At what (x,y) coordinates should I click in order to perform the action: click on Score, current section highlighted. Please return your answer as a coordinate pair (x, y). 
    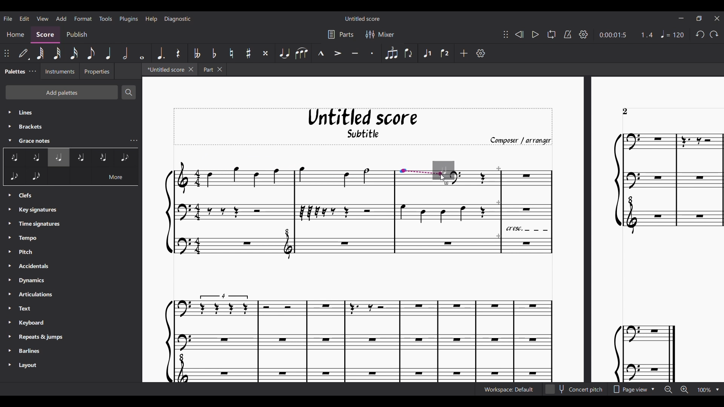
    Looking at the image, I should click on (45, 35).